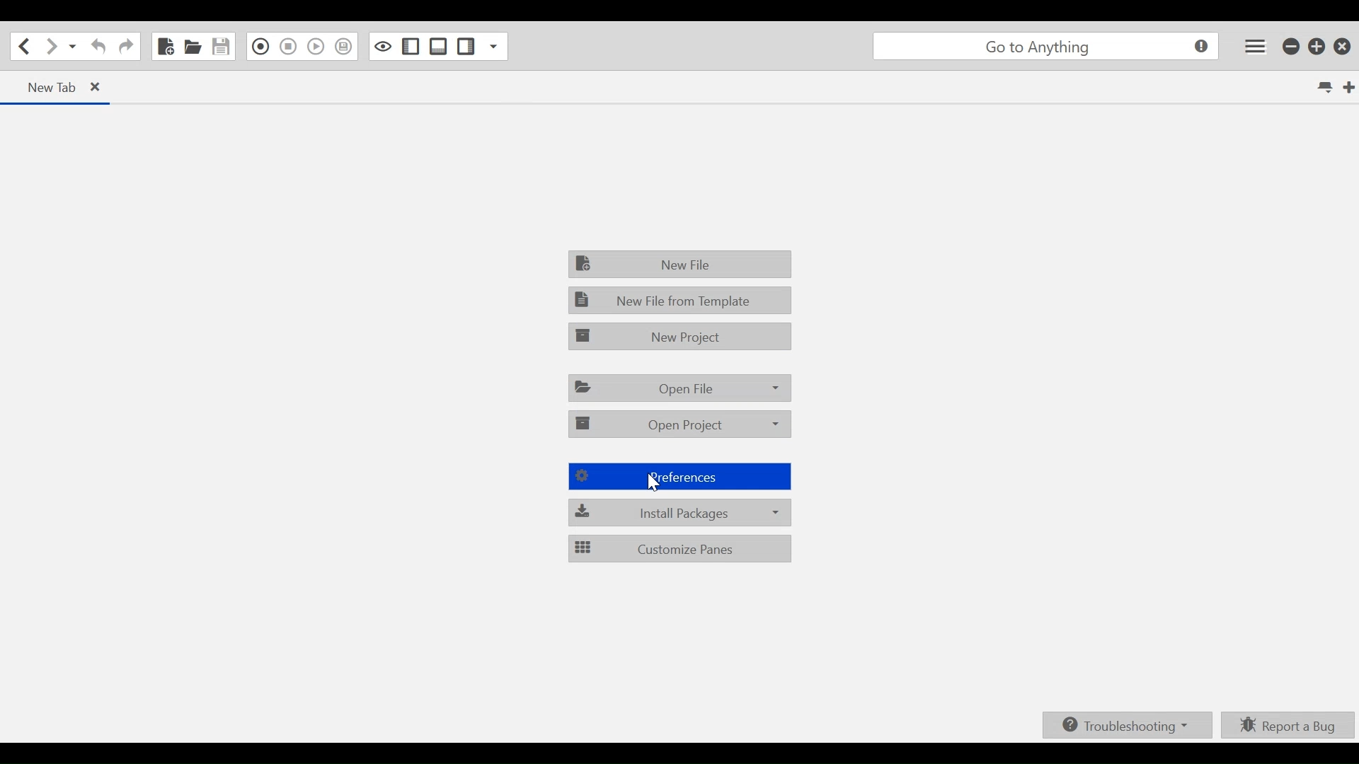 This screenshot has height=764, width=1359. What do you see at coordinates (1326, 86) in the screenshot?
I see `List all tabs` at bounding box center [1326, 86].